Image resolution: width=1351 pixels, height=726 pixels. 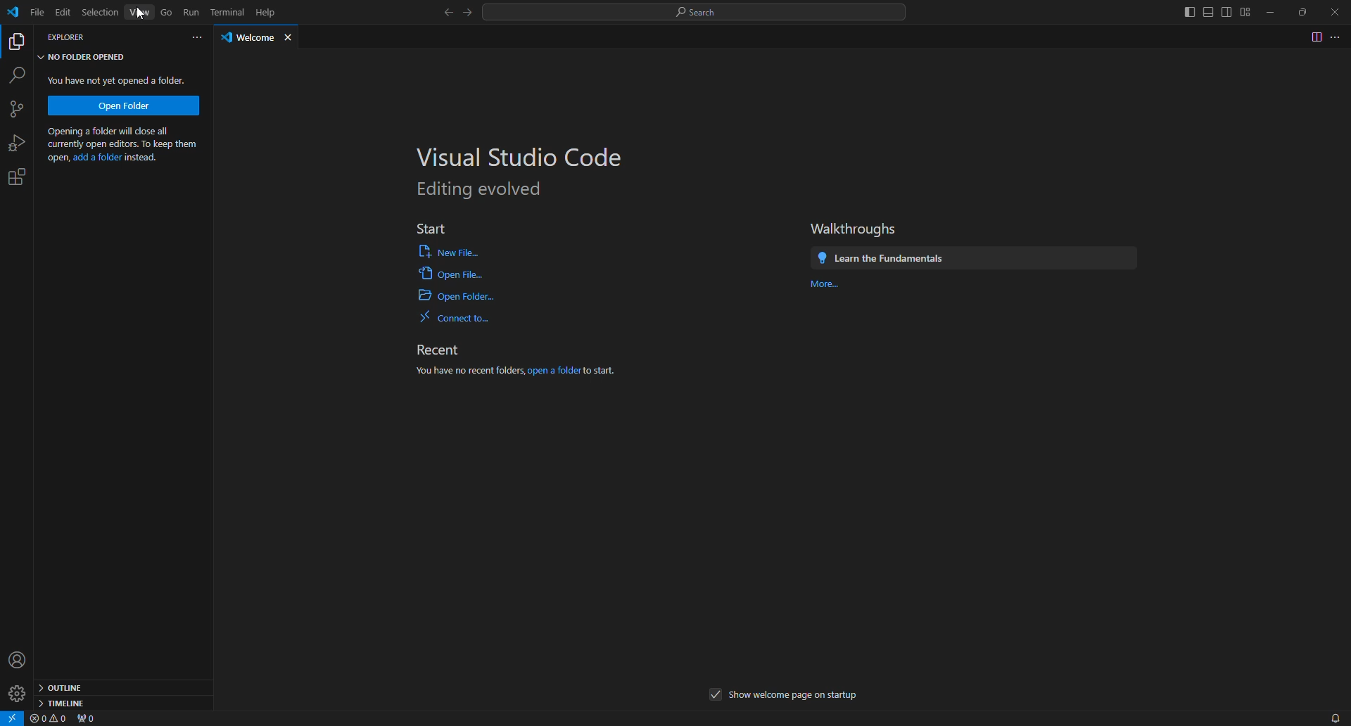 What do you see at coordinates (128, 106) in the screenshot?
I see `Open Folder` at bounding box center [128, 106].